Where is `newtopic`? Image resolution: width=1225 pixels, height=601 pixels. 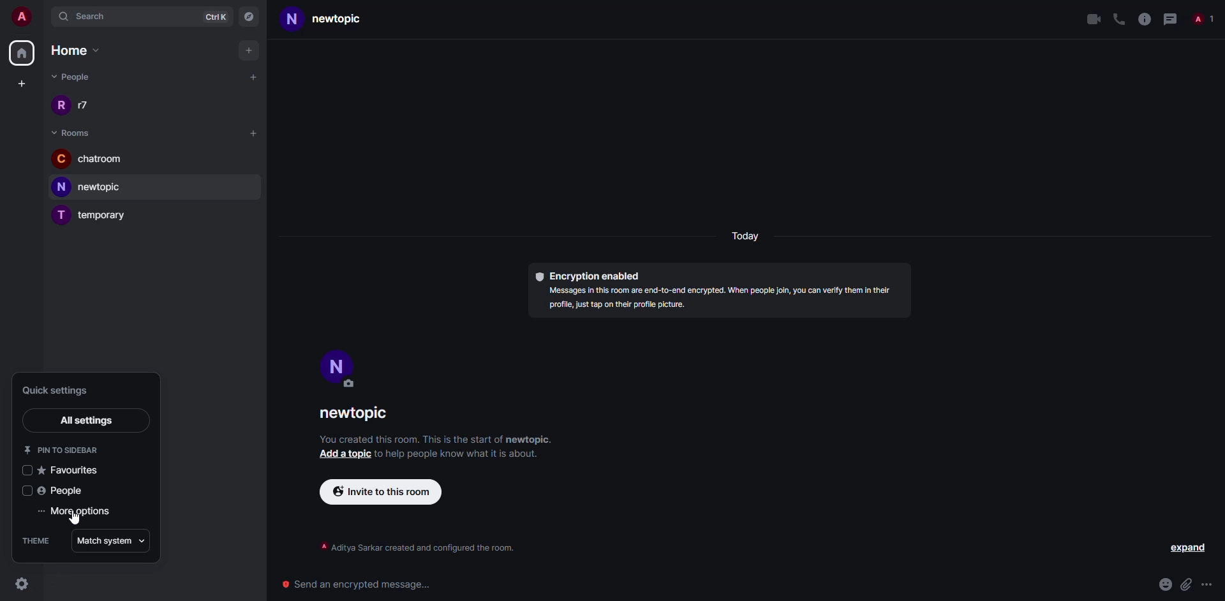
newtopic is located at coordinates (356, 413).